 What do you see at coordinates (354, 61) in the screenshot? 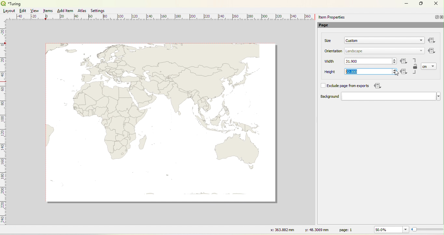
I see `31.900` at bounding box center [354, 61].